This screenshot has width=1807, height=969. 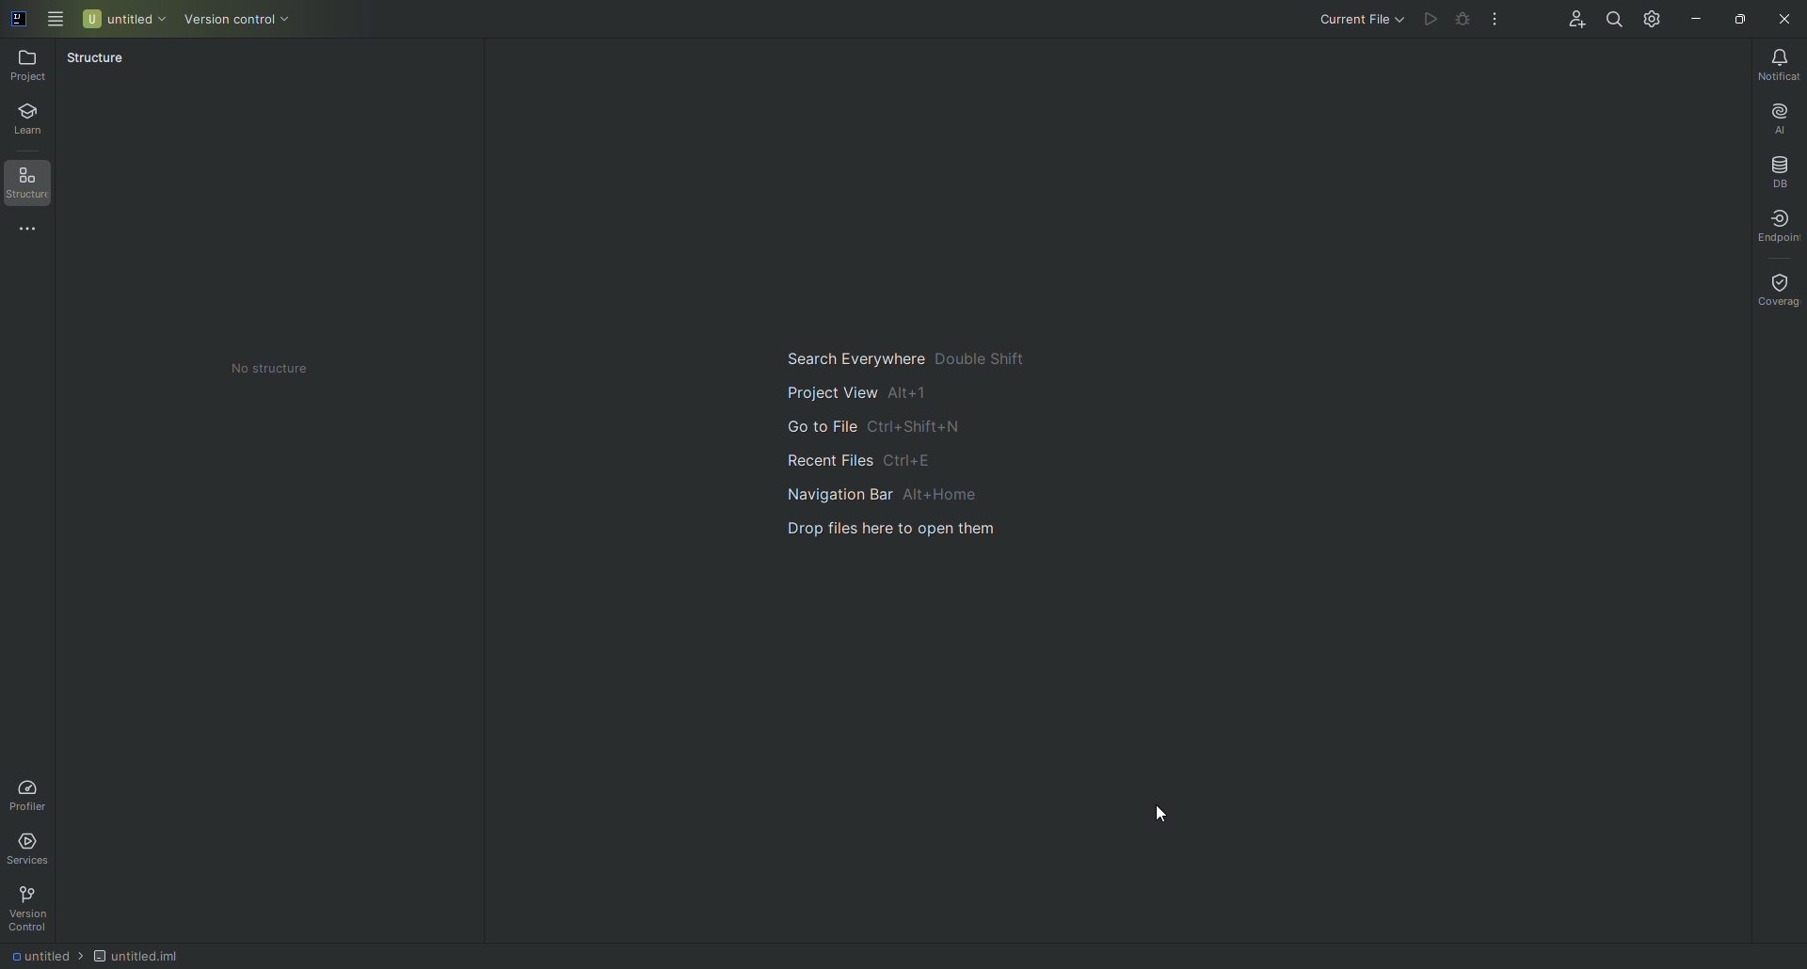 What do you see at coordinates (1158, 813) in the screenshot?
I see `Pointer` at bounding box center [1158, 813].